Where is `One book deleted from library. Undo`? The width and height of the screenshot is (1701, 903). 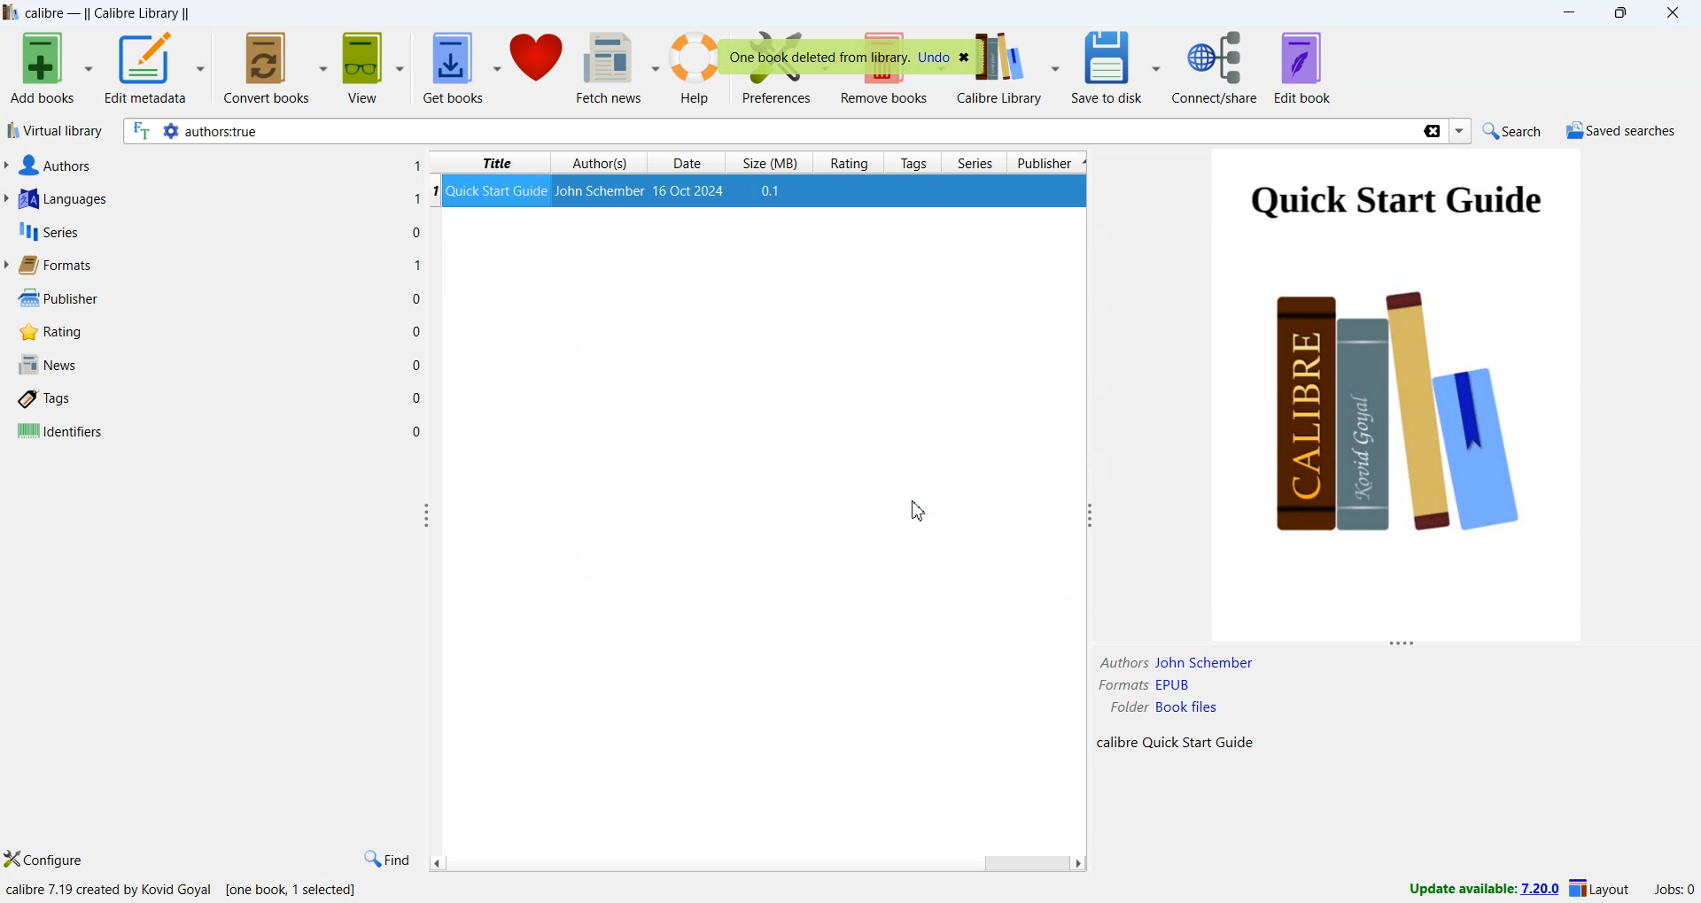
One book deleted from library. Undo is located at coordinates (851, 58).